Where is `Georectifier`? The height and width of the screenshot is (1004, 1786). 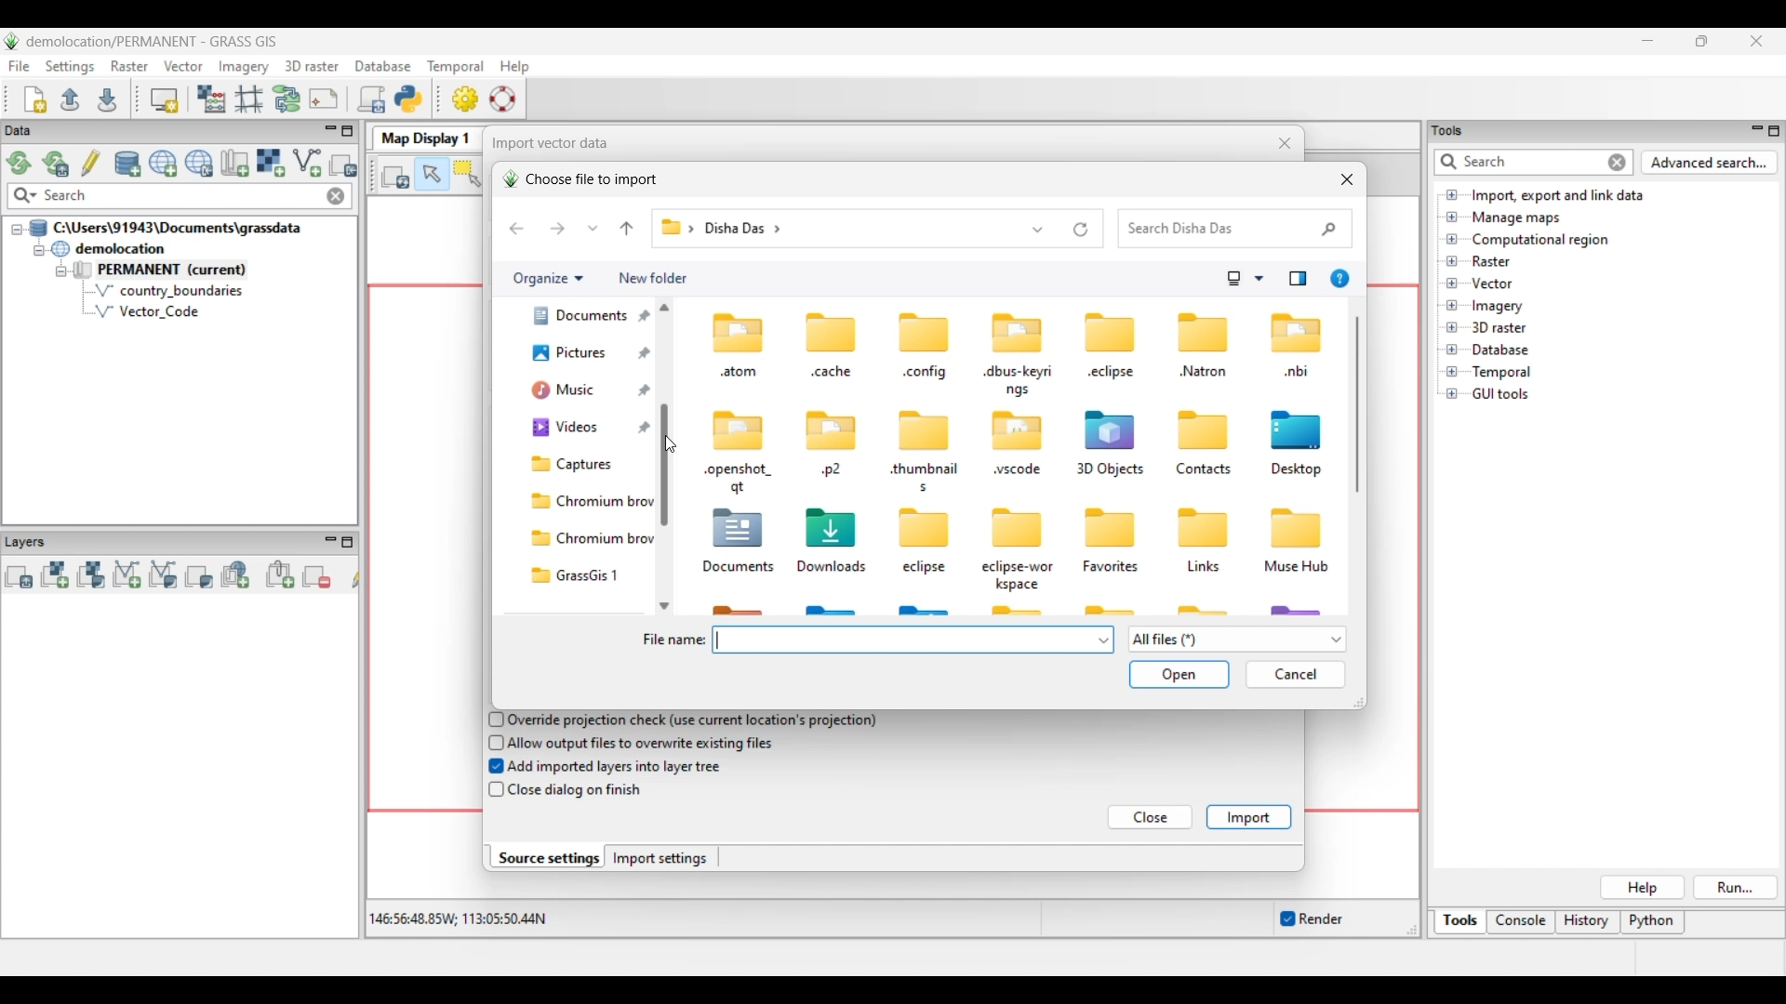
Georectifier is located at coordinates (249, 99).